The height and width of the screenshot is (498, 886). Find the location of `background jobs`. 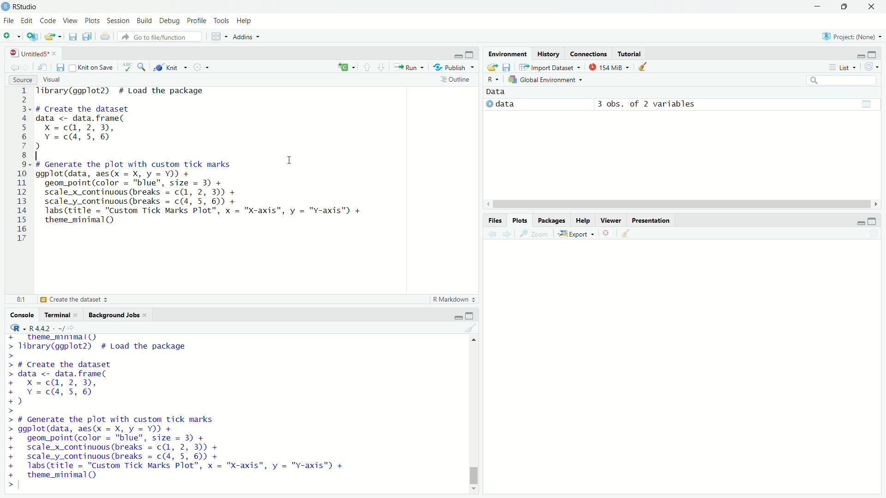

background jobs is located at coordinates (115, 315).